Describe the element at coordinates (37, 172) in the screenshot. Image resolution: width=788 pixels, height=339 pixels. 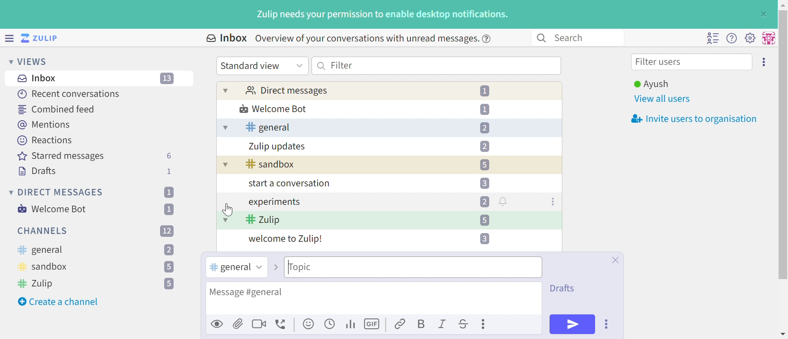
I see `Drafts` at that location.